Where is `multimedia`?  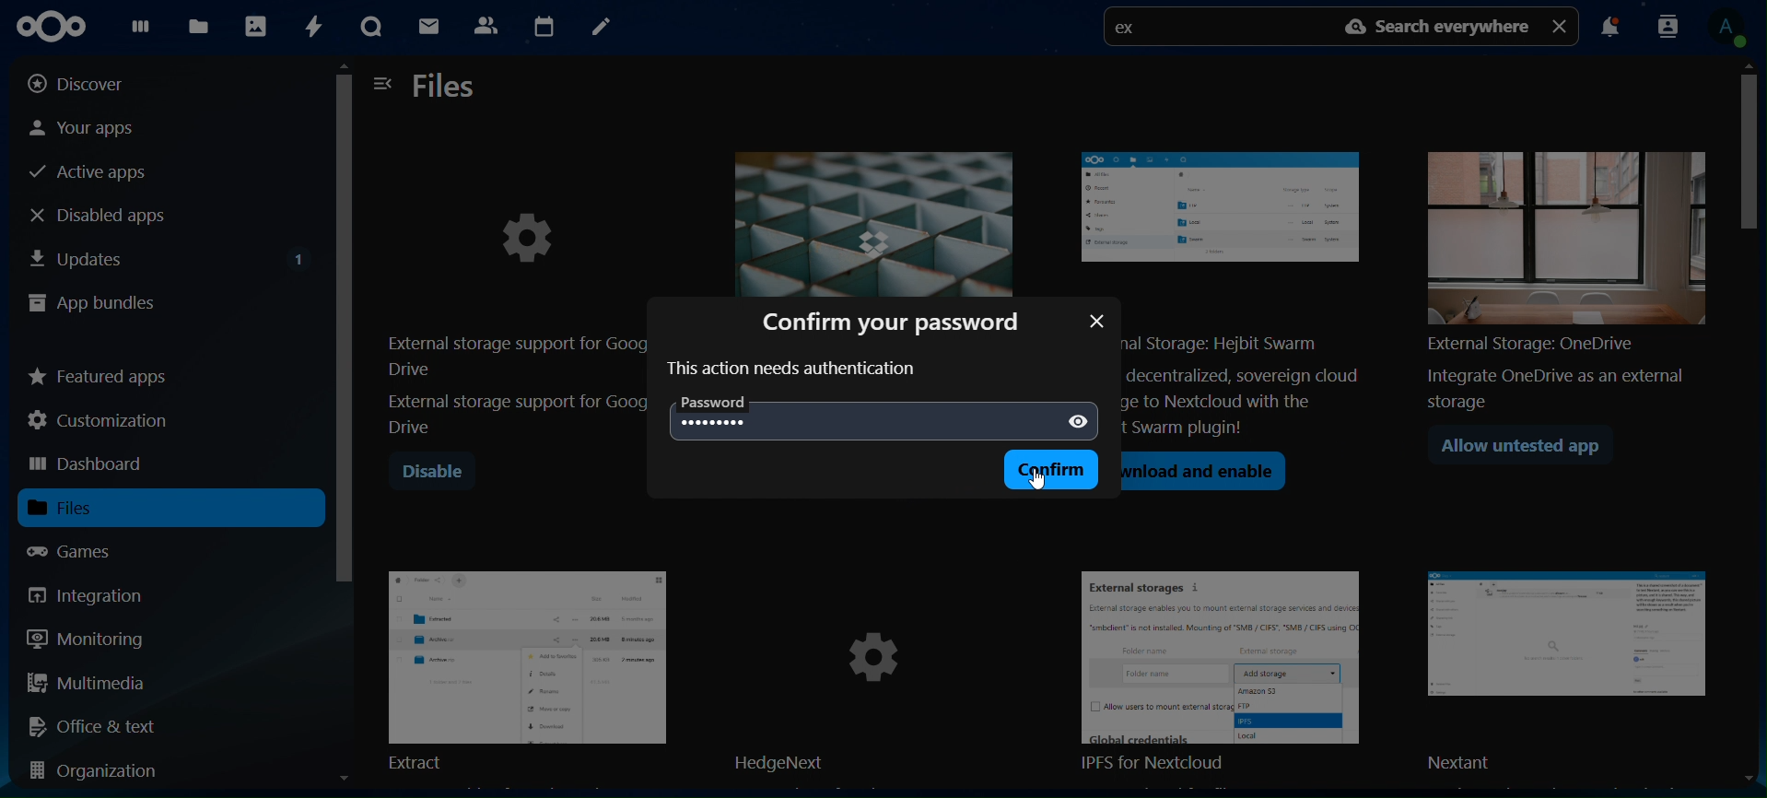 multimedia is located at coordinates (88, 686).